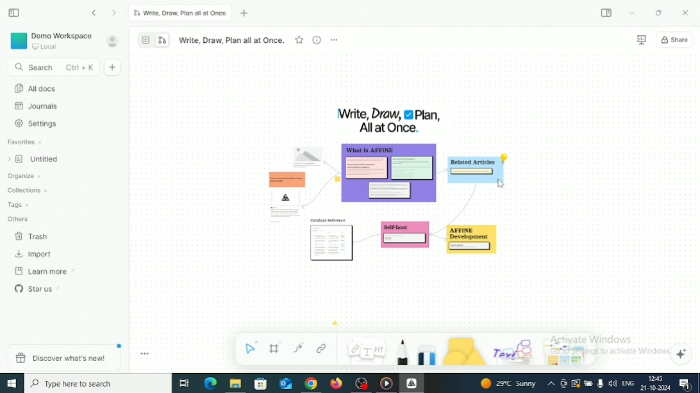 This screenshot has width=700, height=393. Describe the element at coordinates (210, 383) in the screenshot. I see `Microsoft Edge` at that location.